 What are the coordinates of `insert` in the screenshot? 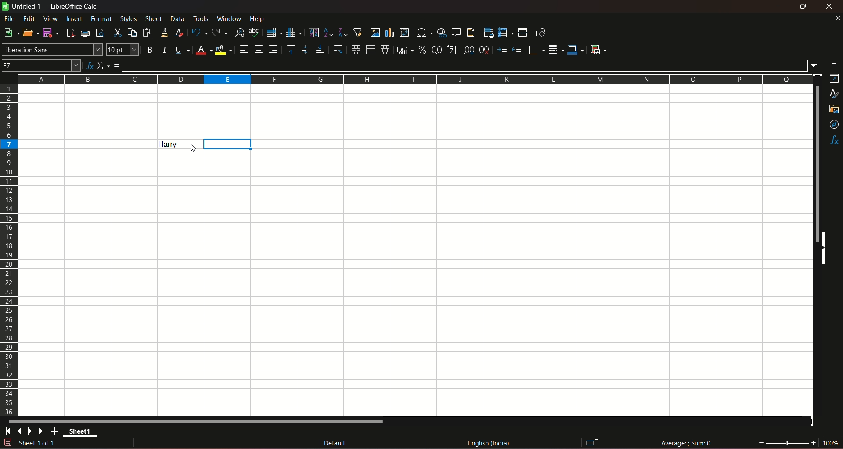 It's located at (73, 18).